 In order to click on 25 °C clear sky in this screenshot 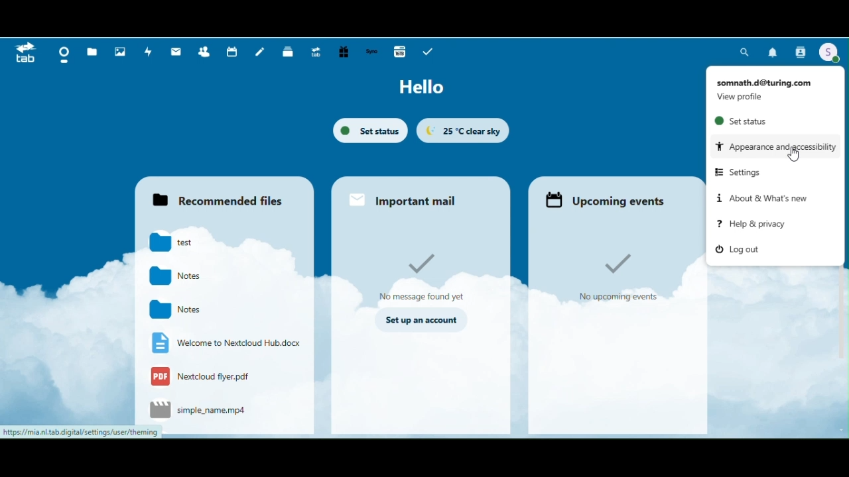, I will do `click(463, 131)`.